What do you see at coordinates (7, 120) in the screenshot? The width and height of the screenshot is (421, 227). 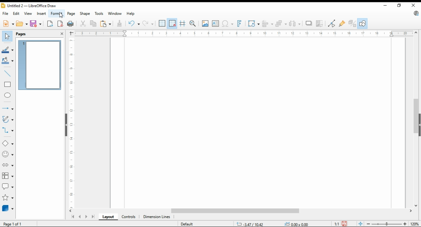 I see `curves and polygons` at bounding box center [7, 120].